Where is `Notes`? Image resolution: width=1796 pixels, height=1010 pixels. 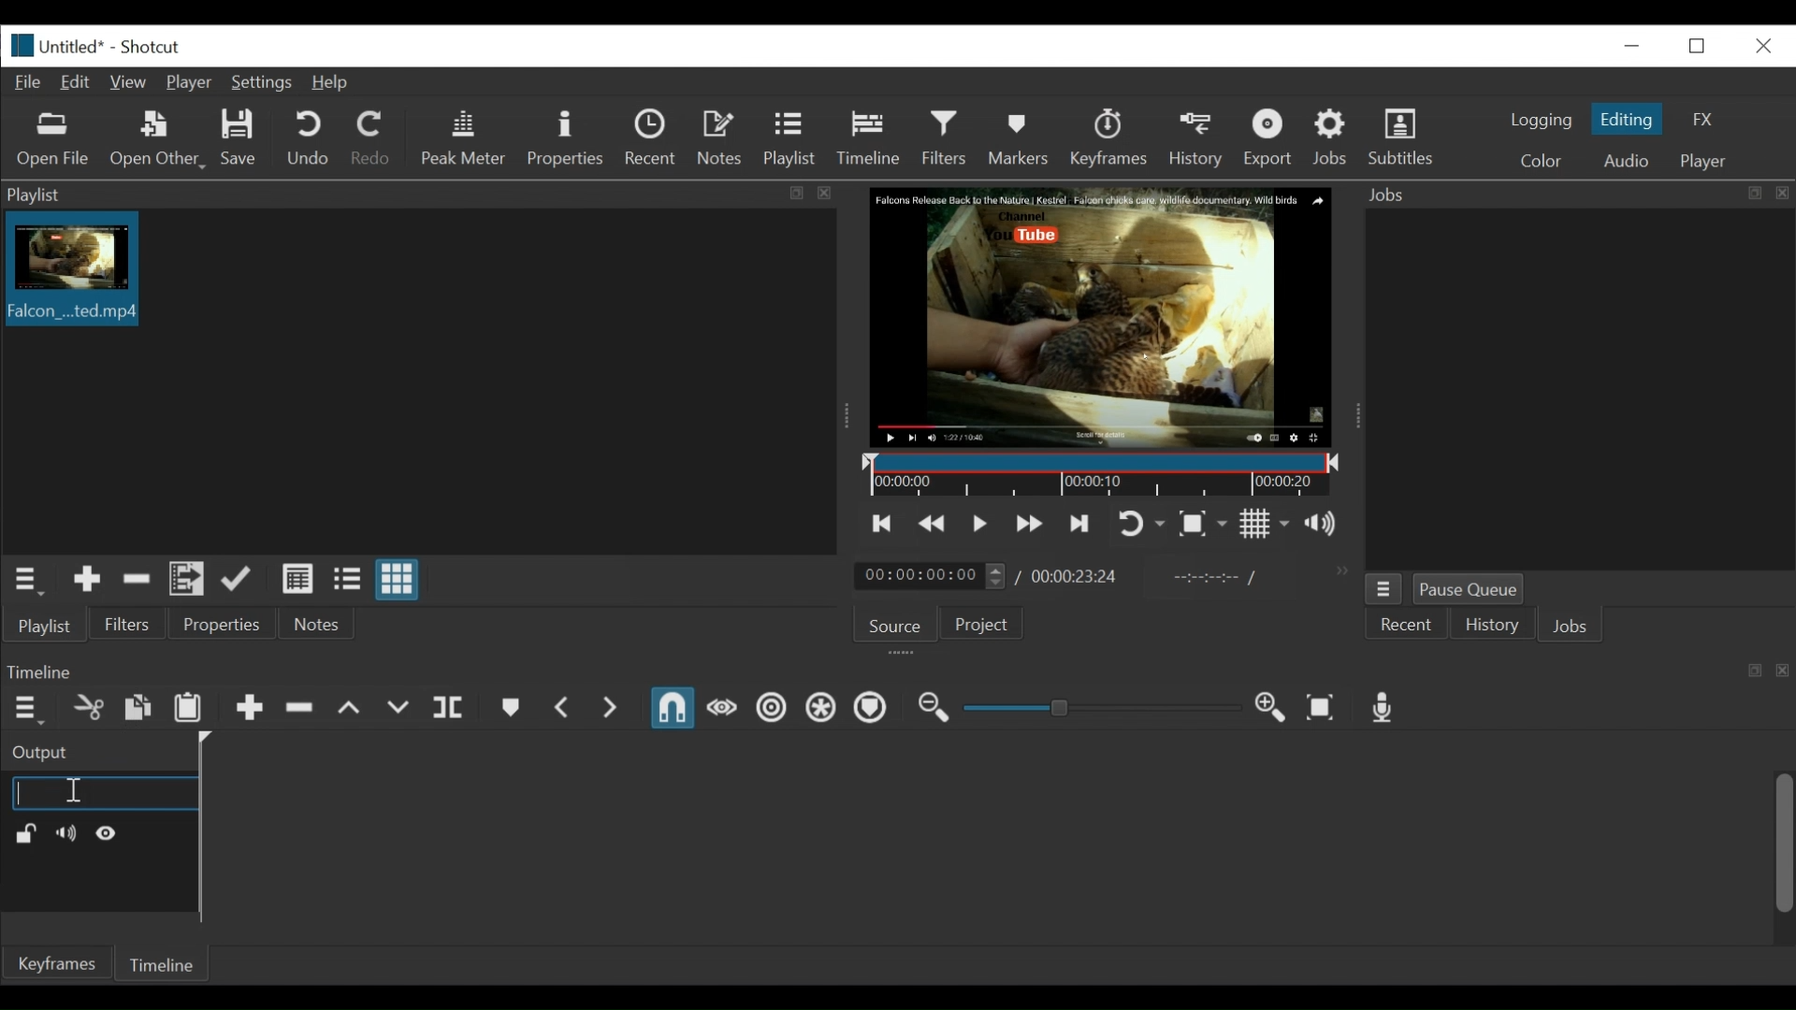
Notes is located at coordinates (321, 627).